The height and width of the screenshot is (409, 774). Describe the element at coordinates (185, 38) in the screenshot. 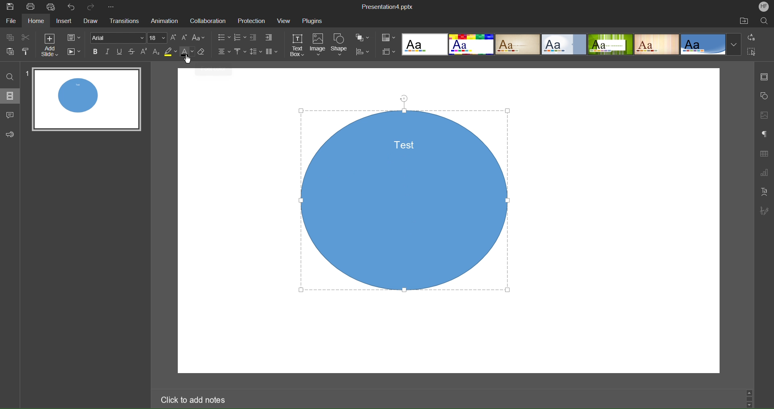

I see `Decrease size` at that location.